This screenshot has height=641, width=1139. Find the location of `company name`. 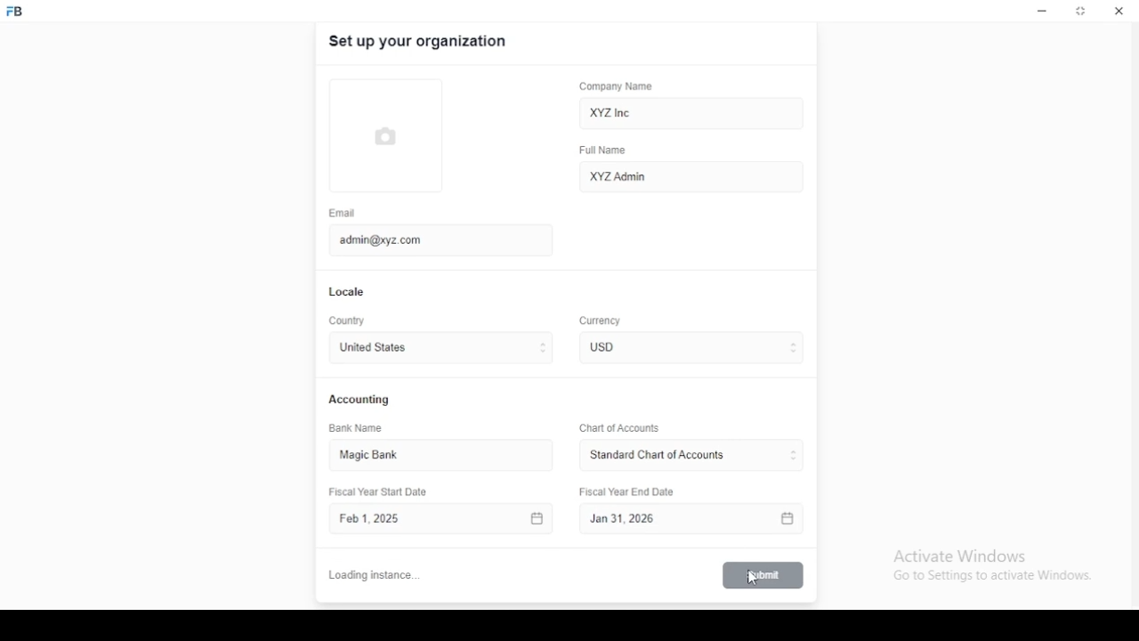

company name is located at coordinates (616, 86).